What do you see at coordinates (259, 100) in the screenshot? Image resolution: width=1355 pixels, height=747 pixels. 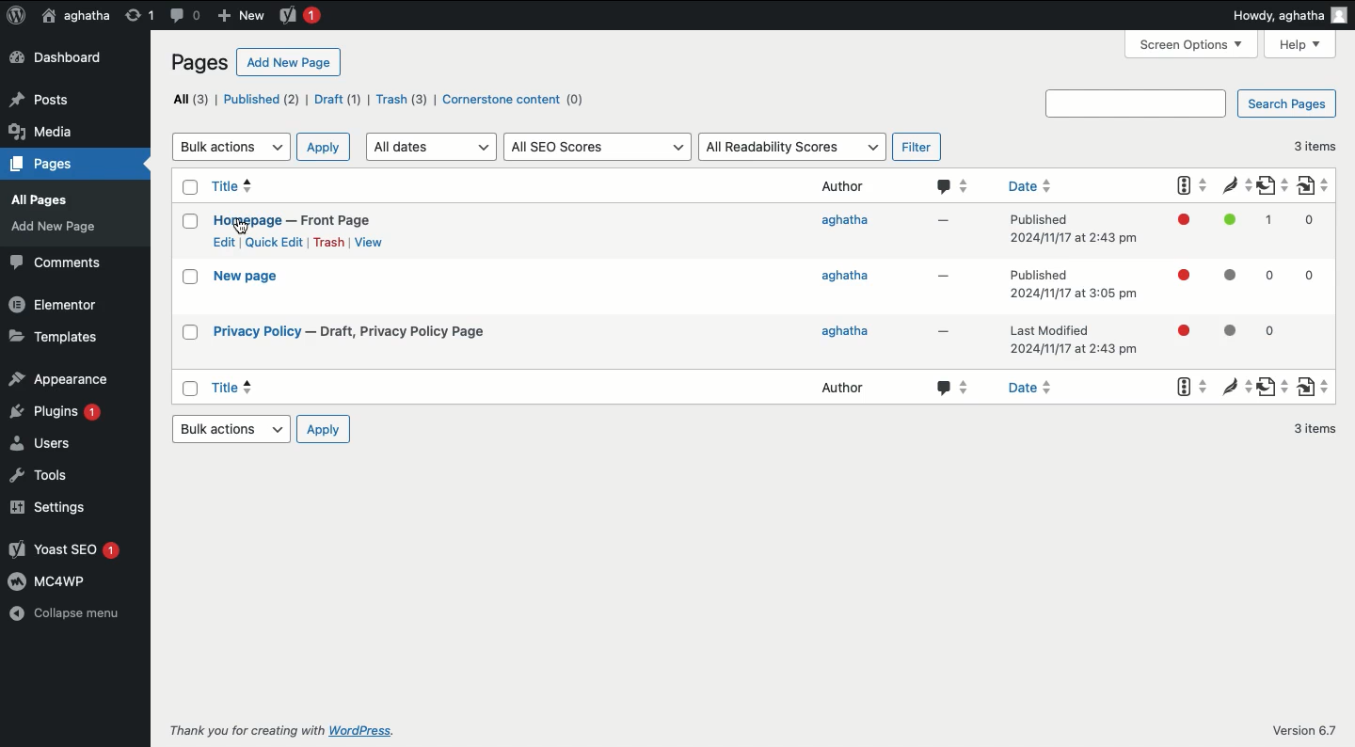 I see `Published` at bounding box center [259, 100].